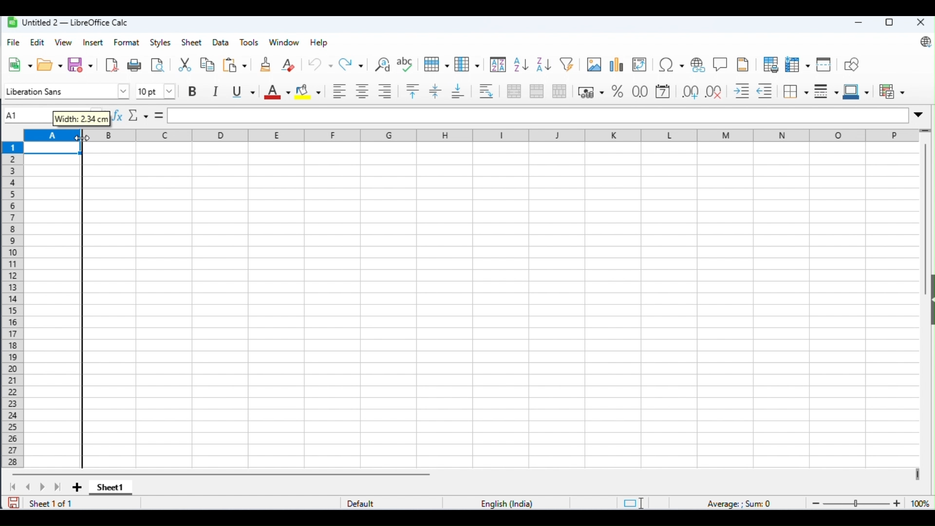 The height and width of the screenshot is (526, 935). What do you see at coordinates (797, 91) in the screenshot?
I see `border` at bounding box center [797, 91].